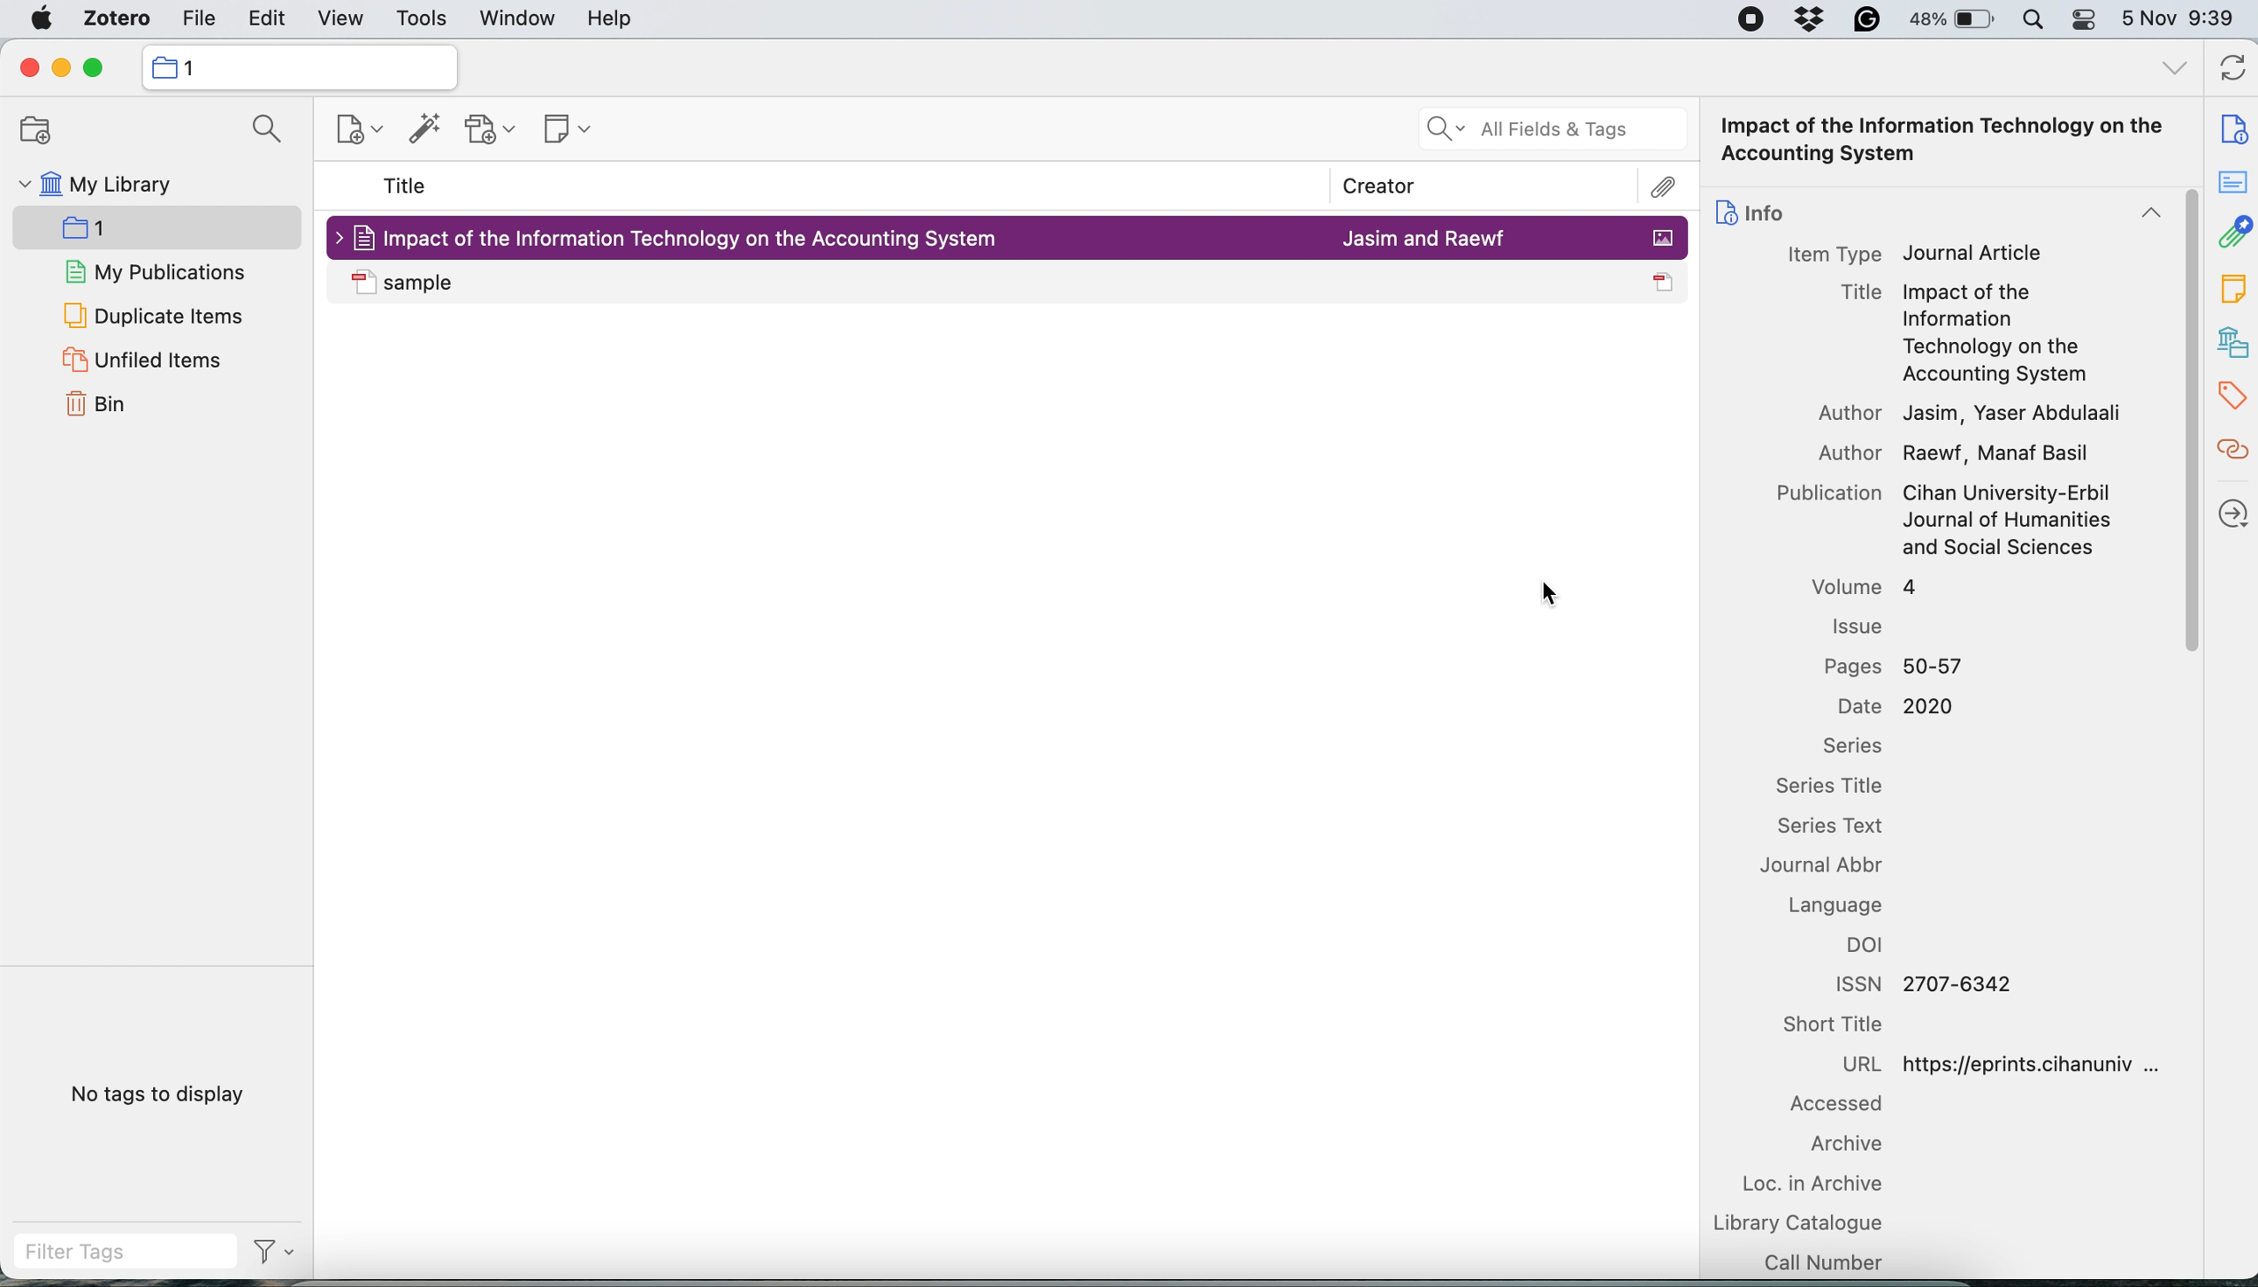 The width and height of the screenshot is (2258, 1287). What do you see at coordinates (407, 184) in the screenshot?
I see `title` at bounding box center [407, 184].